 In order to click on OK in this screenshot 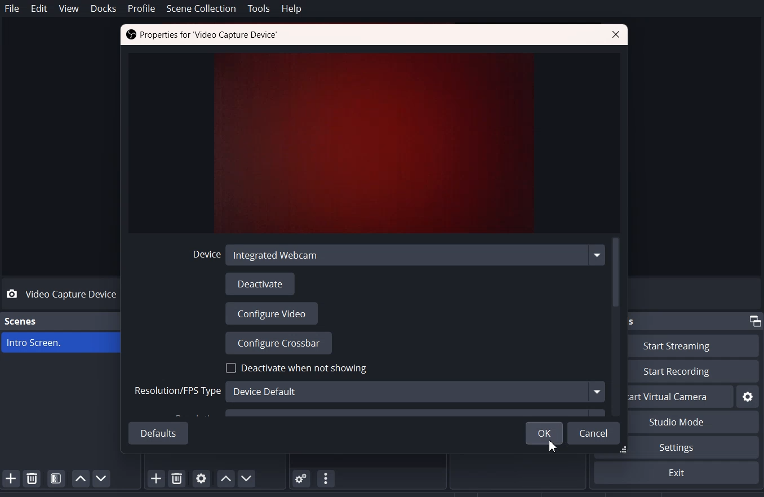, I will do `click(543, 433)`.